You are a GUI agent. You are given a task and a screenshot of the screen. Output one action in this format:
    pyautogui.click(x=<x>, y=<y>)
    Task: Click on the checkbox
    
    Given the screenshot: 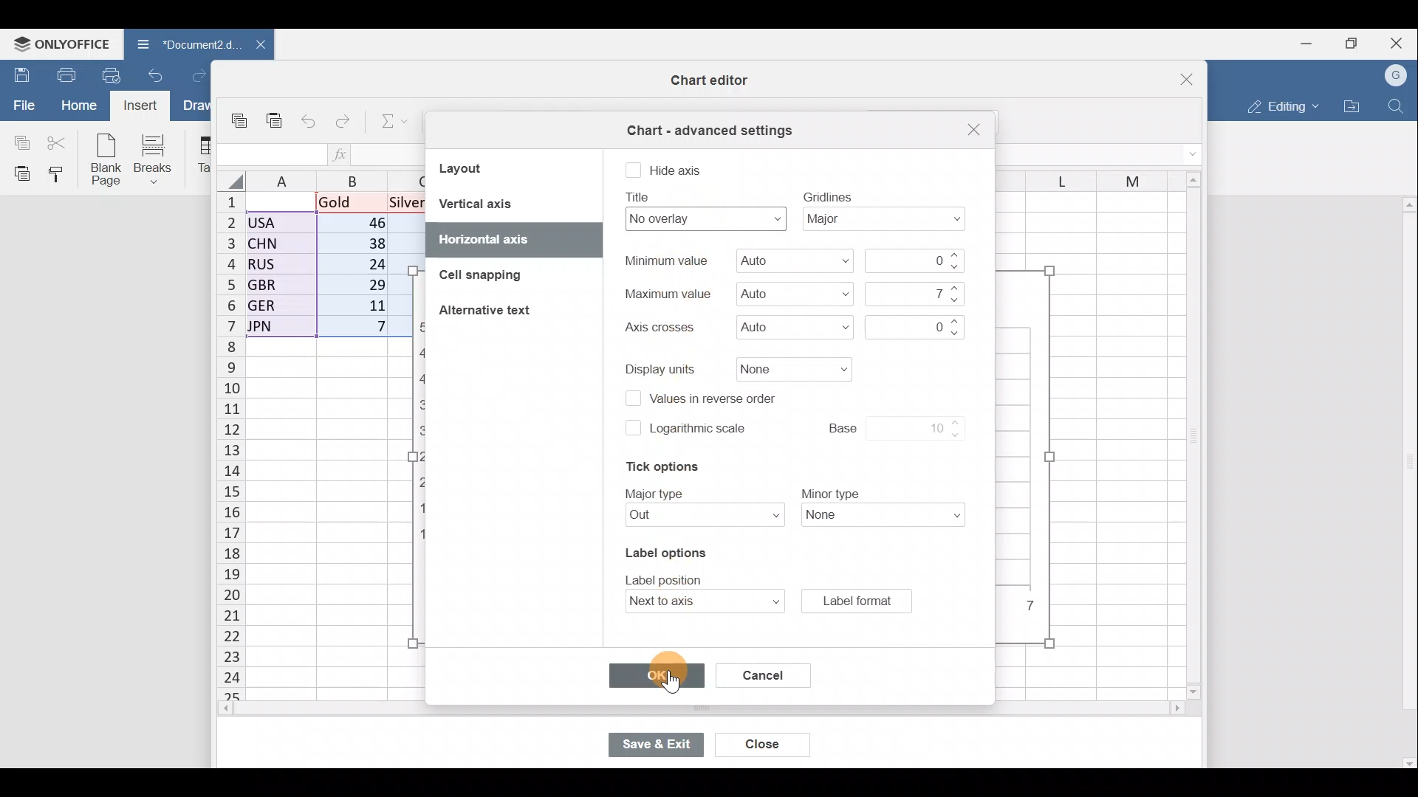 What is the action you would take?
    pyautogui.click(x=629, y=398)
    